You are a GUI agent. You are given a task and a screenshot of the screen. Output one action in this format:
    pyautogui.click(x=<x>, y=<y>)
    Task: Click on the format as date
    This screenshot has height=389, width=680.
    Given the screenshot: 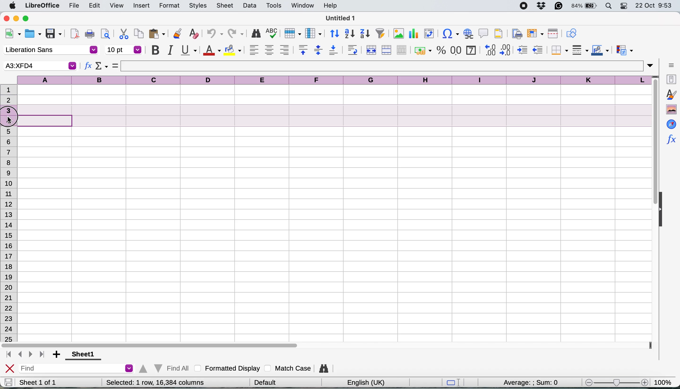 What is the action you would take?
    pyautogui.click(x=471, y=49)
    